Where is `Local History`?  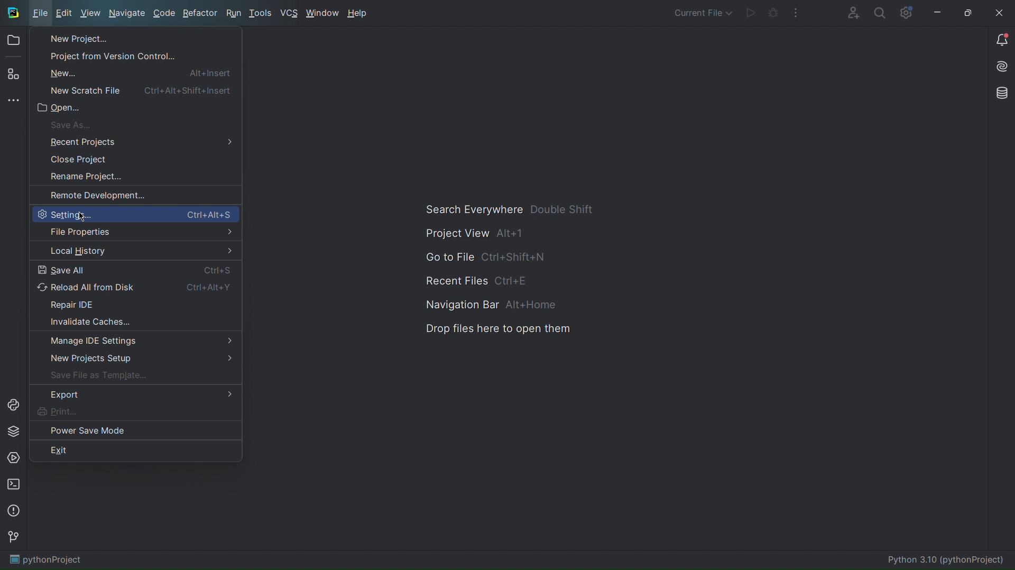 Local History is located at coordinates (135, 251).